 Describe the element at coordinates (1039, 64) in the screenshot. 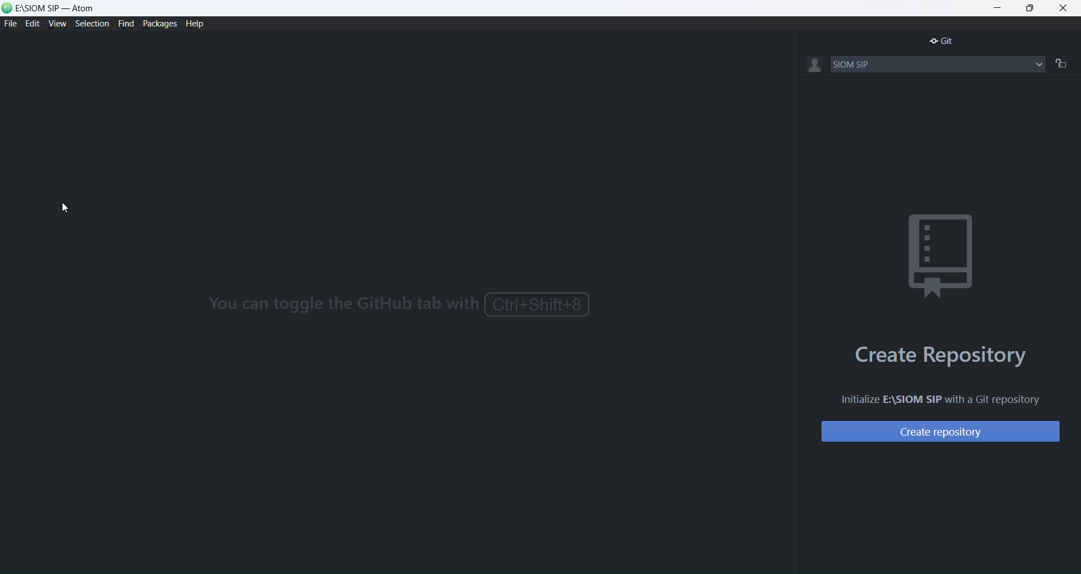

I see `project dropdown` at that location.